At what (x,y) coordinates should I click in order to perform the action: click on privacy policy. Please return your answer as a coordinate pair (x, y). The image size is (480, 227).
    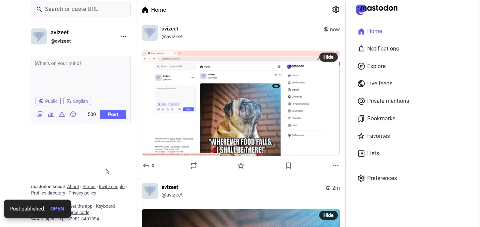
    Looking at the image, I should click on (86, 193).